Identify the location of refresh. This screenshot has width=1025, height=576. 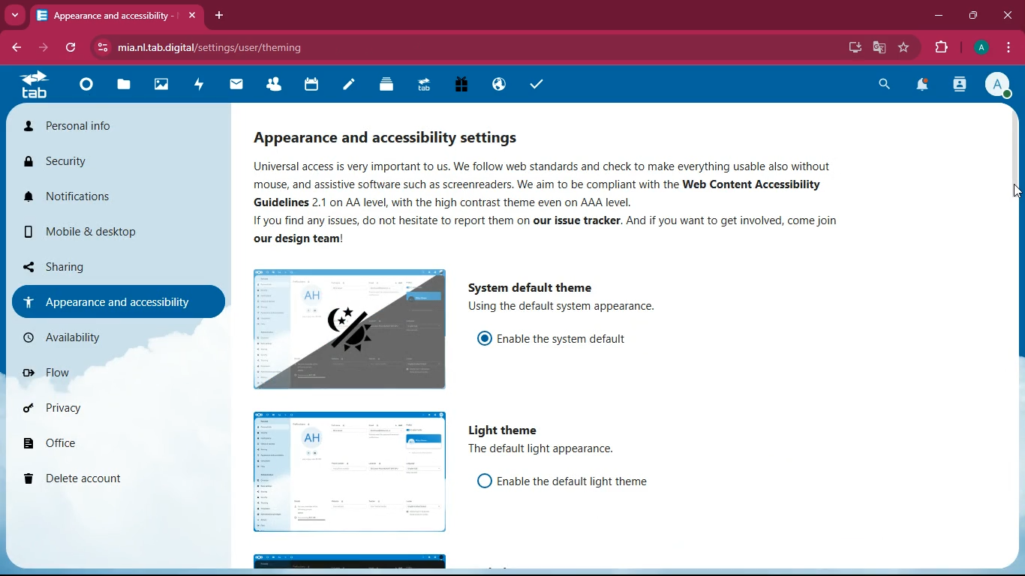
(74, 47).